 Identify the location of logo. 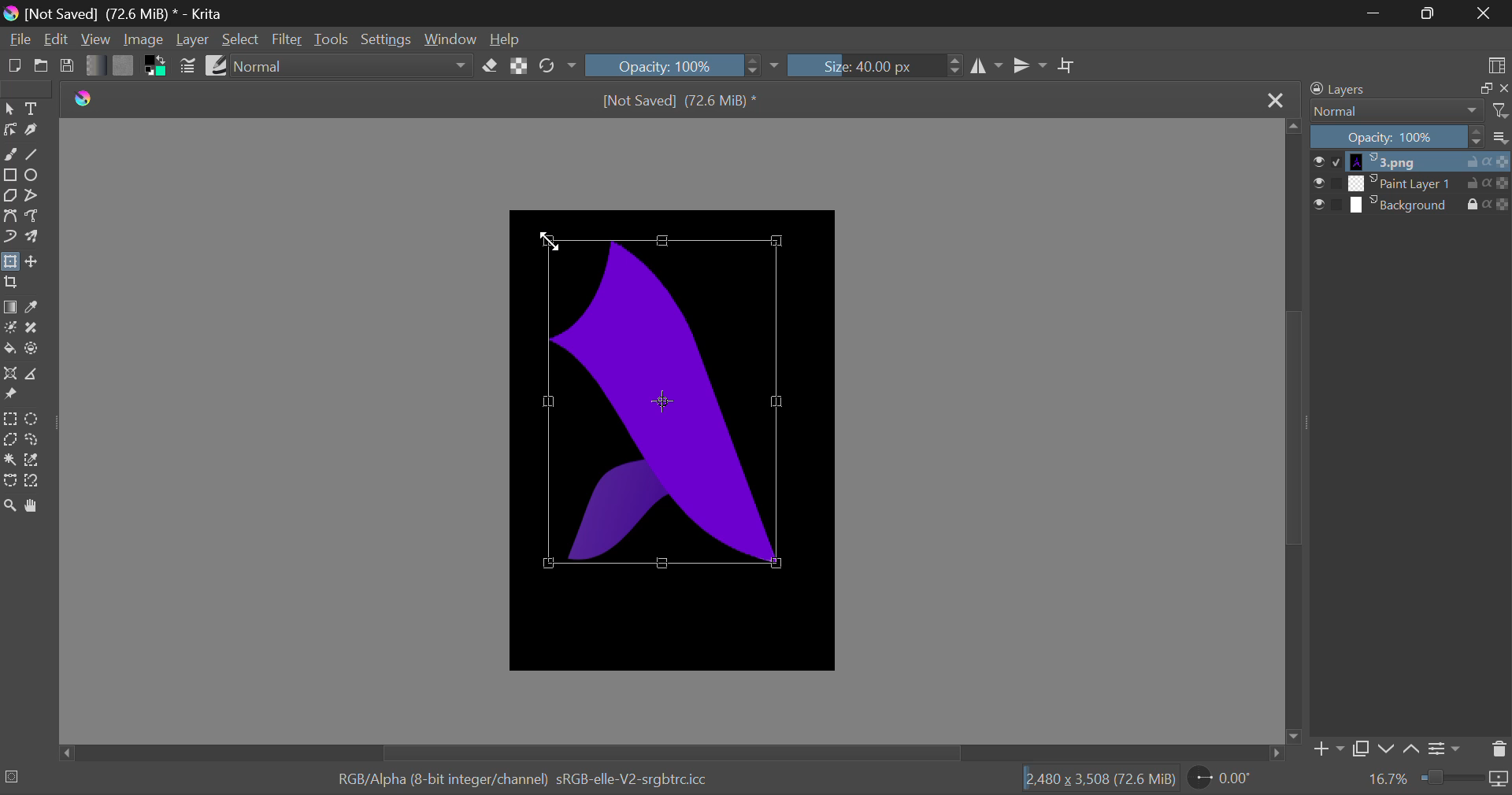
(87, 99).